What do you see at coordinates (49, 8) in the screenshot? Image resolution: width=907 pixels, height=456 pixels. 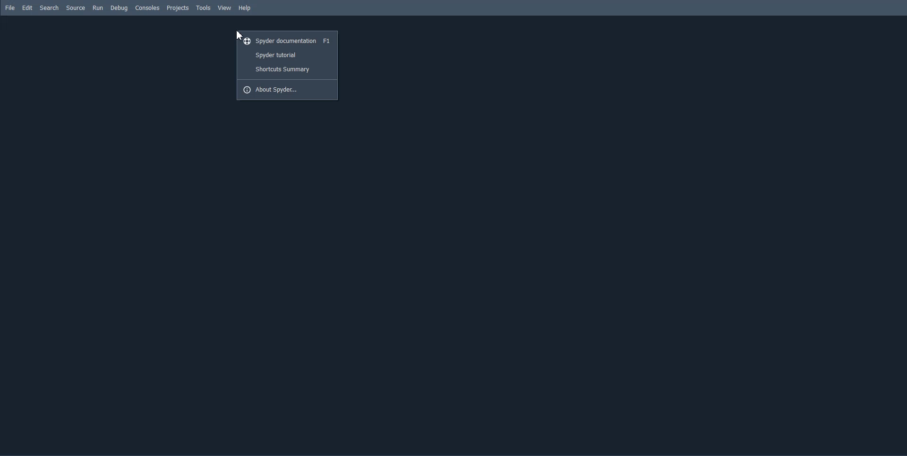 I see `Search` at bounding box center [49, 8].